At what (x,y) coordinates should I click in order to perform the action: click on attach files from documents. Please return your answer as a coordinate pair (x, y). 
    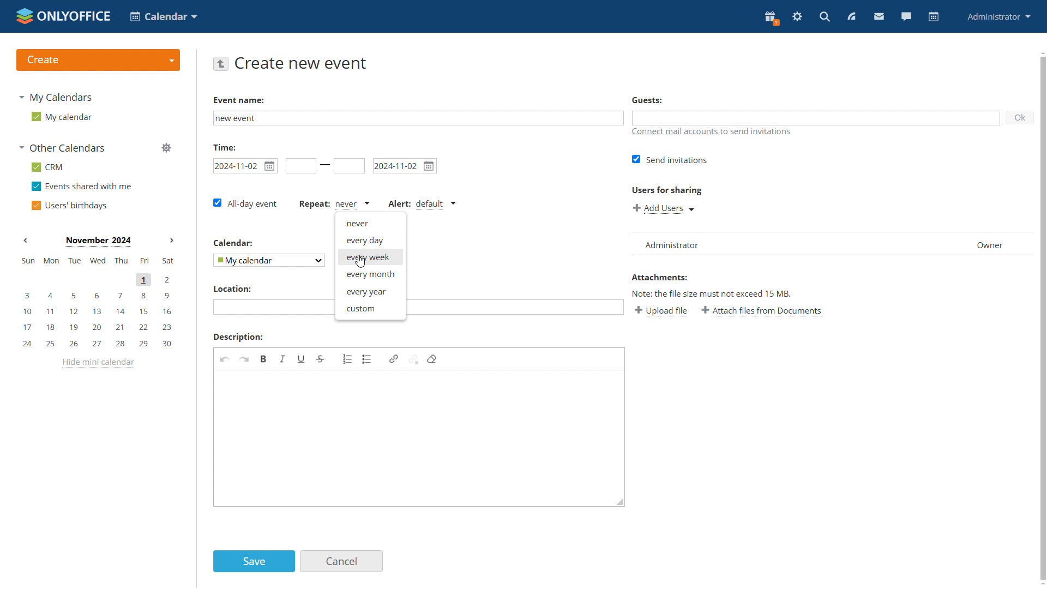
    Looking at the image, I should click on (763, 311).